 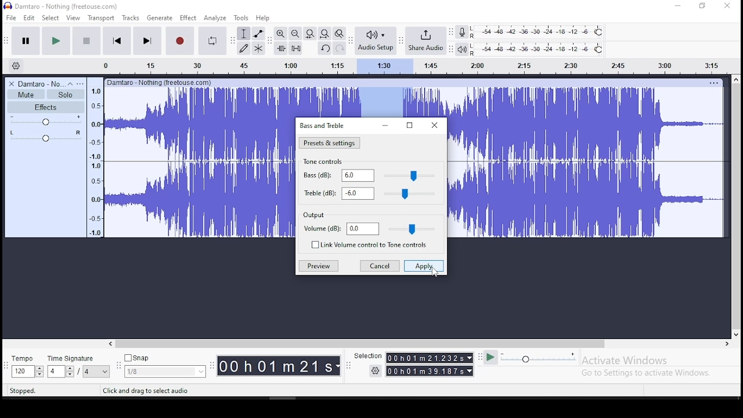 What do you see at coordinates (87, 371) in the screenshot?
I see `/4` at bounding box center [87, 371].